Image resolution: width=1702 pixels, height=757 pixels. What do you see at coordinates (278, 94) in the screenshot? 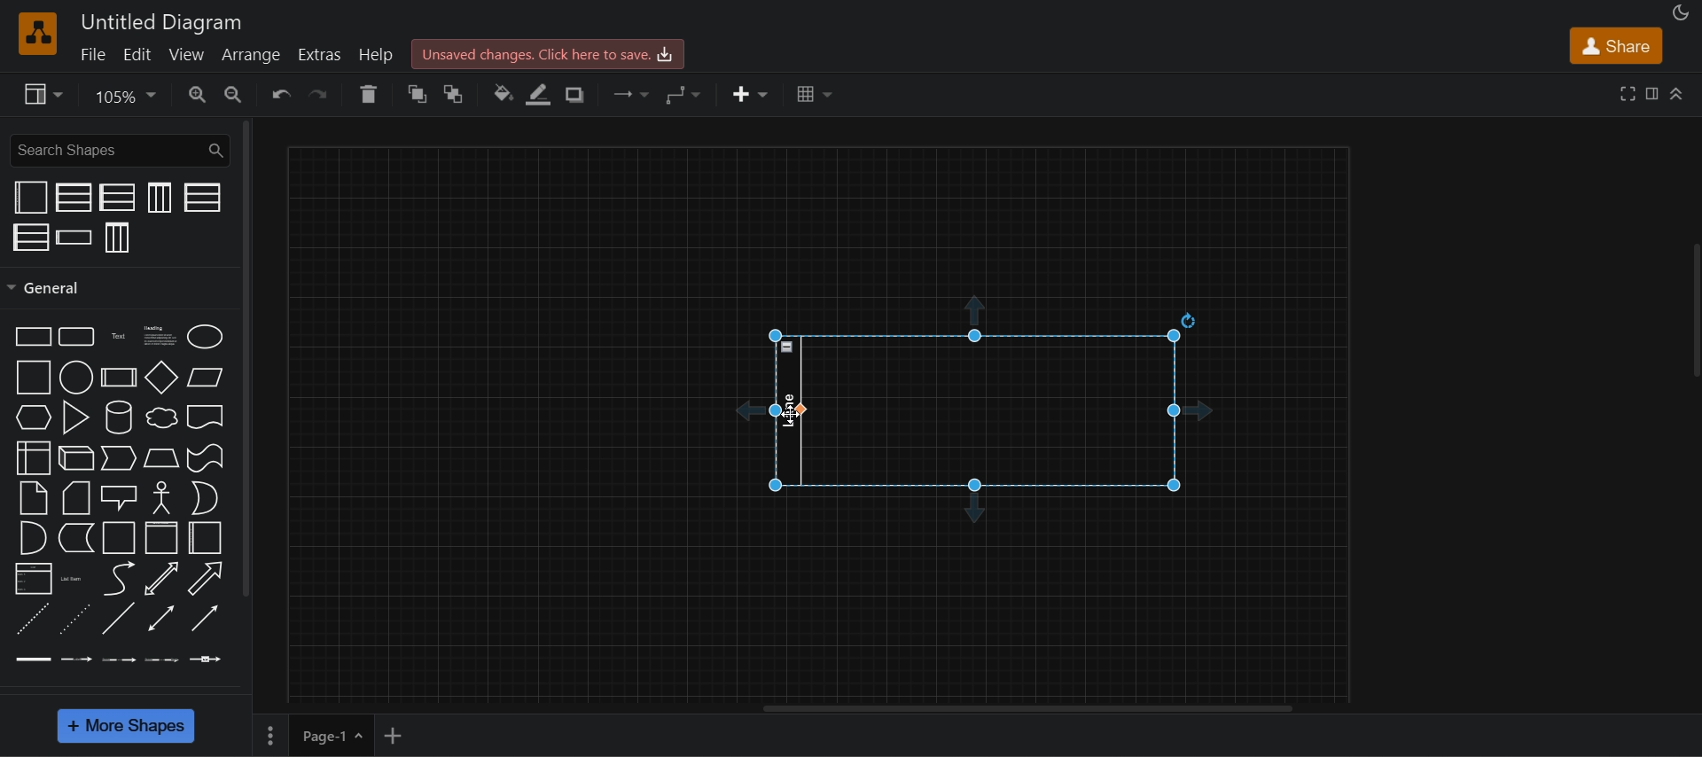
I see `undo` at bounding box center [278, 94].